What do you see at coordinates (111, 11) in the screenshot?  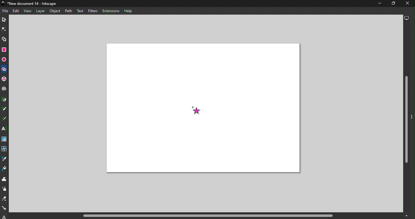 I see `Extensions` at bounding box center [111, 11].